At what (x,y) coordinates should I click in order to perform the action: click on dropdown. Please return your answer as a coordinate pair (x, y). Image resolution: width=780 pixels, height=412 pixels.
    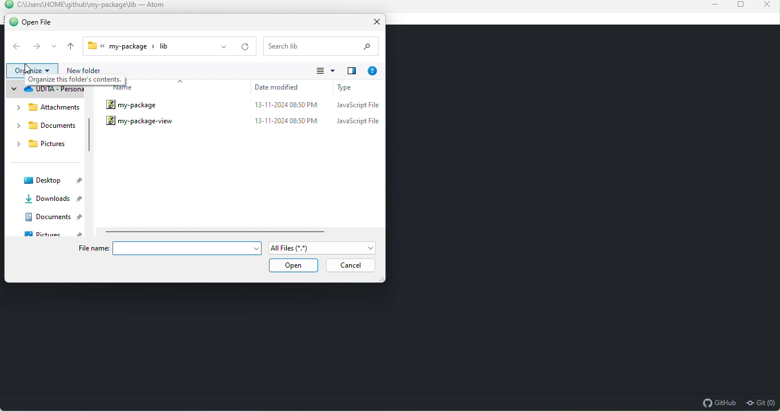
    Looking at the image, I should click on (223, 47).